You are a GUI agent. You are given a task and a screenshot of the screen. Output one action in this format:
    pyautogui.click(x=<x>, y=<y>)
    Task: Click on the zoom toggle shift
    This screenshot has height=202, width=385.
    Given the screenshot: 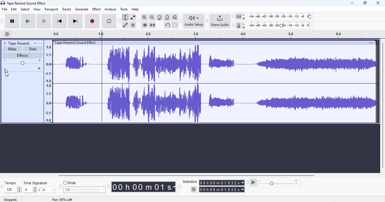 What is the action you would take?
    pyautogui.click(x=175, y=17)
    